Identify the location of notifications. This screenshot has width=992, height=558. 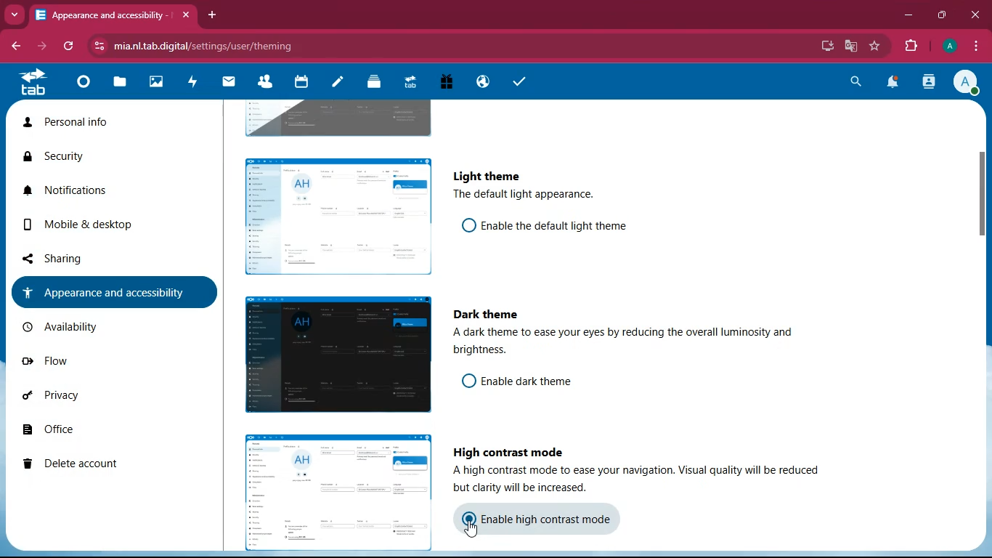
(896, 84).